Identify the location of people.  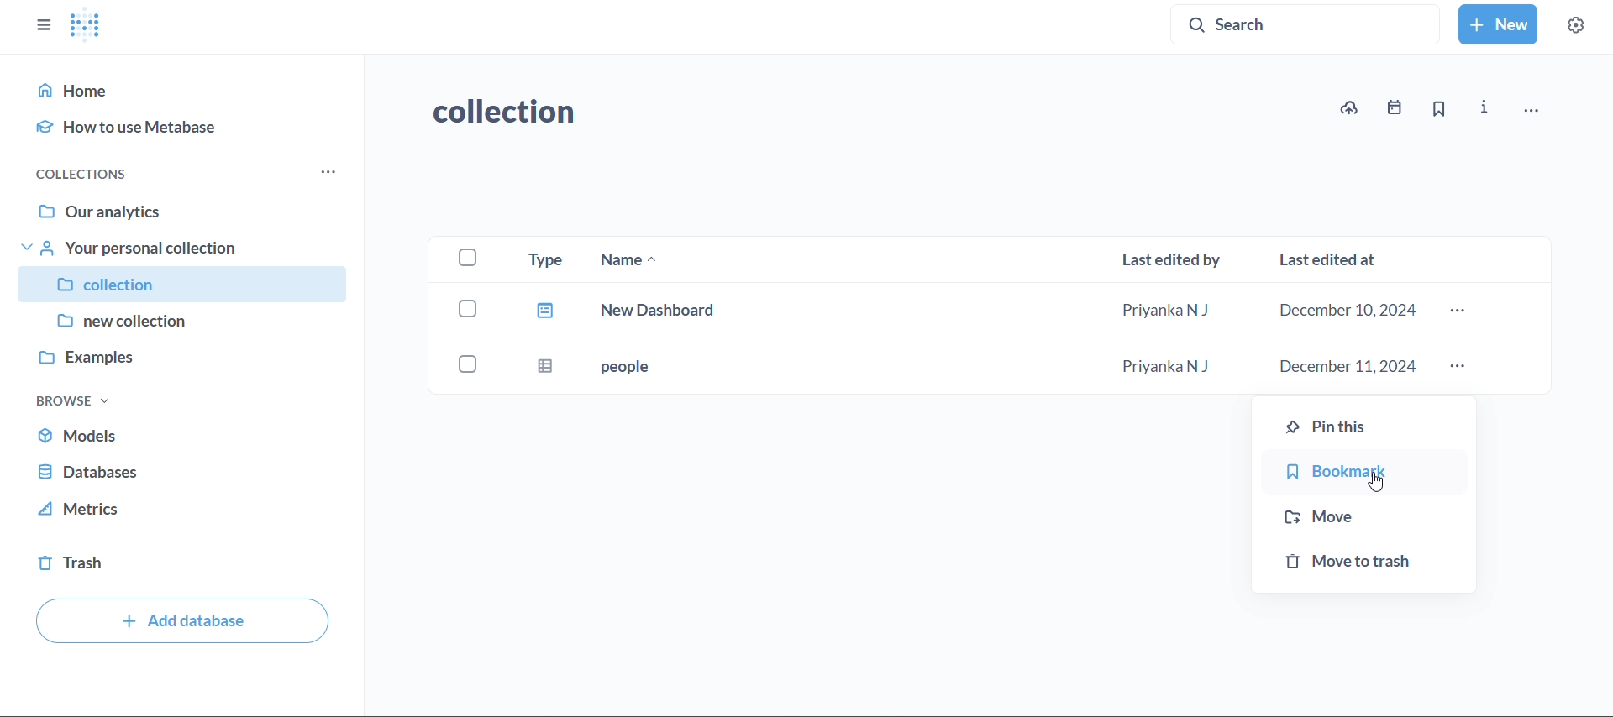
(633, 367).